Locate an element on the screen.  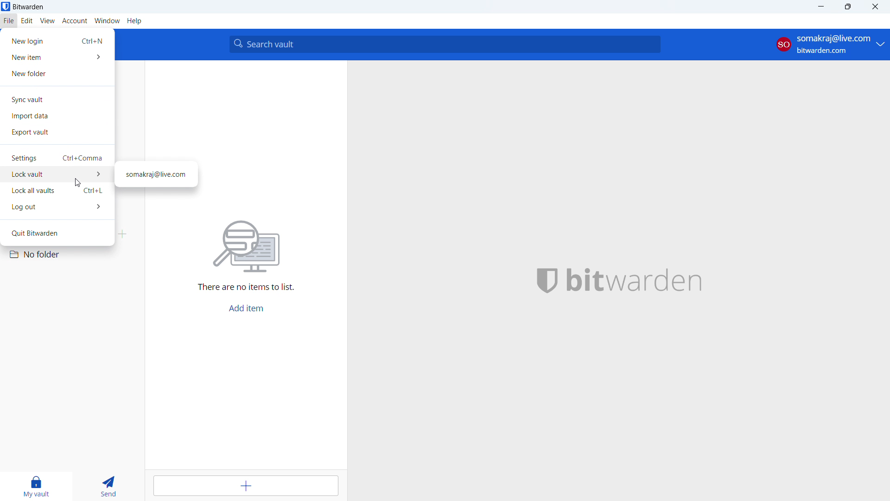
log out is located at coordinates (57, 207).